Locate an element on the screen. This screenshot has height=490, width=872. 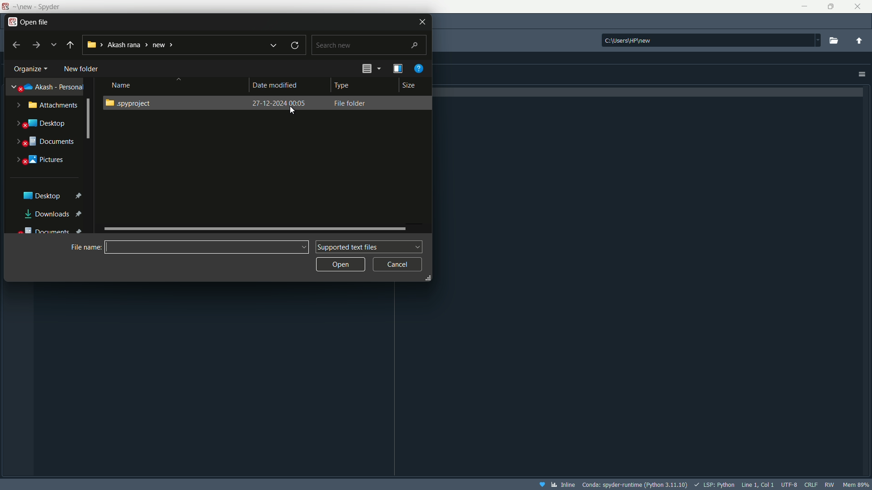
interpreter is located at coordinates (635, 485).